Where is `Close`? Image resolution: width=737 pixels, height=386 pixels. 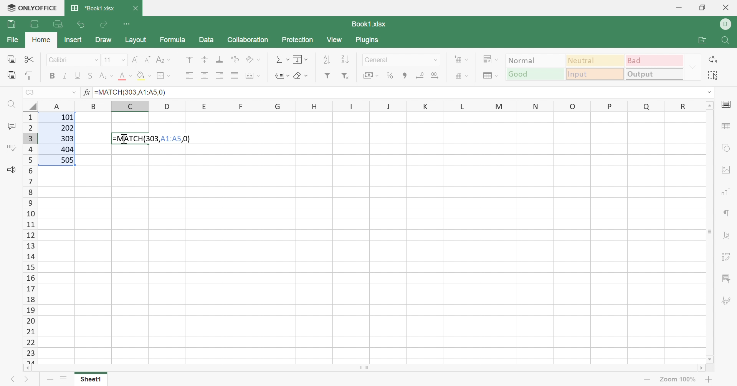
Close is located at coordinates (137, 7).